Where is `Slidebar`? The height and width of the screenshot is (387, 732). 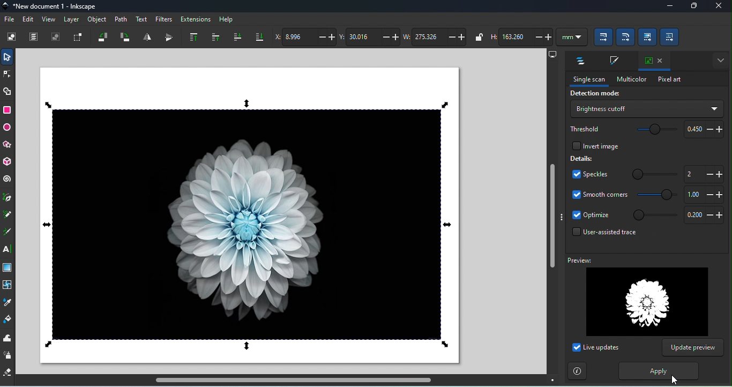 Slidebar is located at coordinates (655, 216).